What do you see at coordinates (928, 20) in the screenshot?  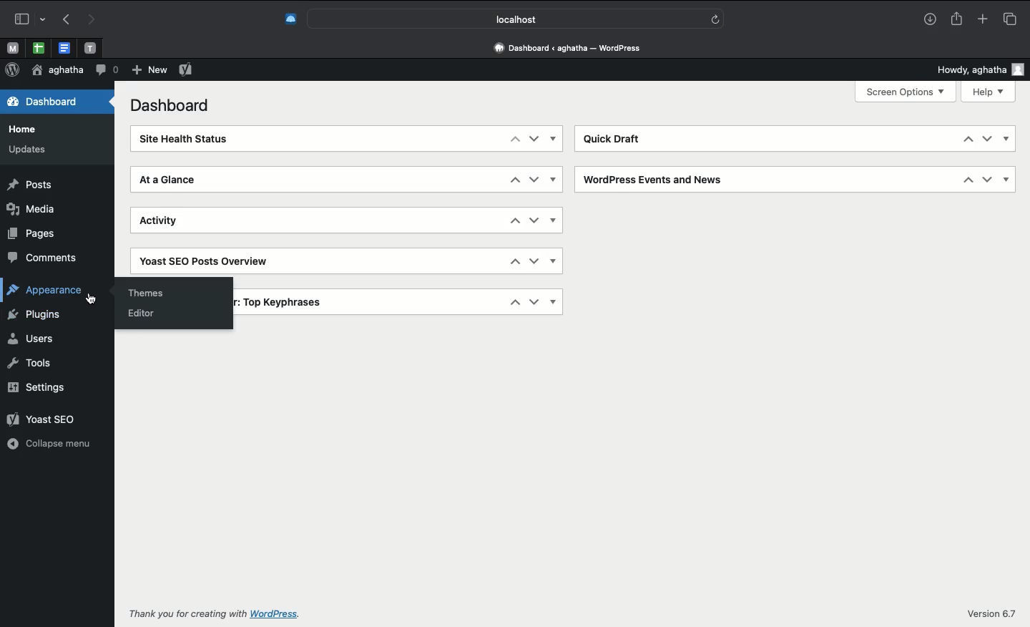 I see `Download` at bounding box center [928, 20].